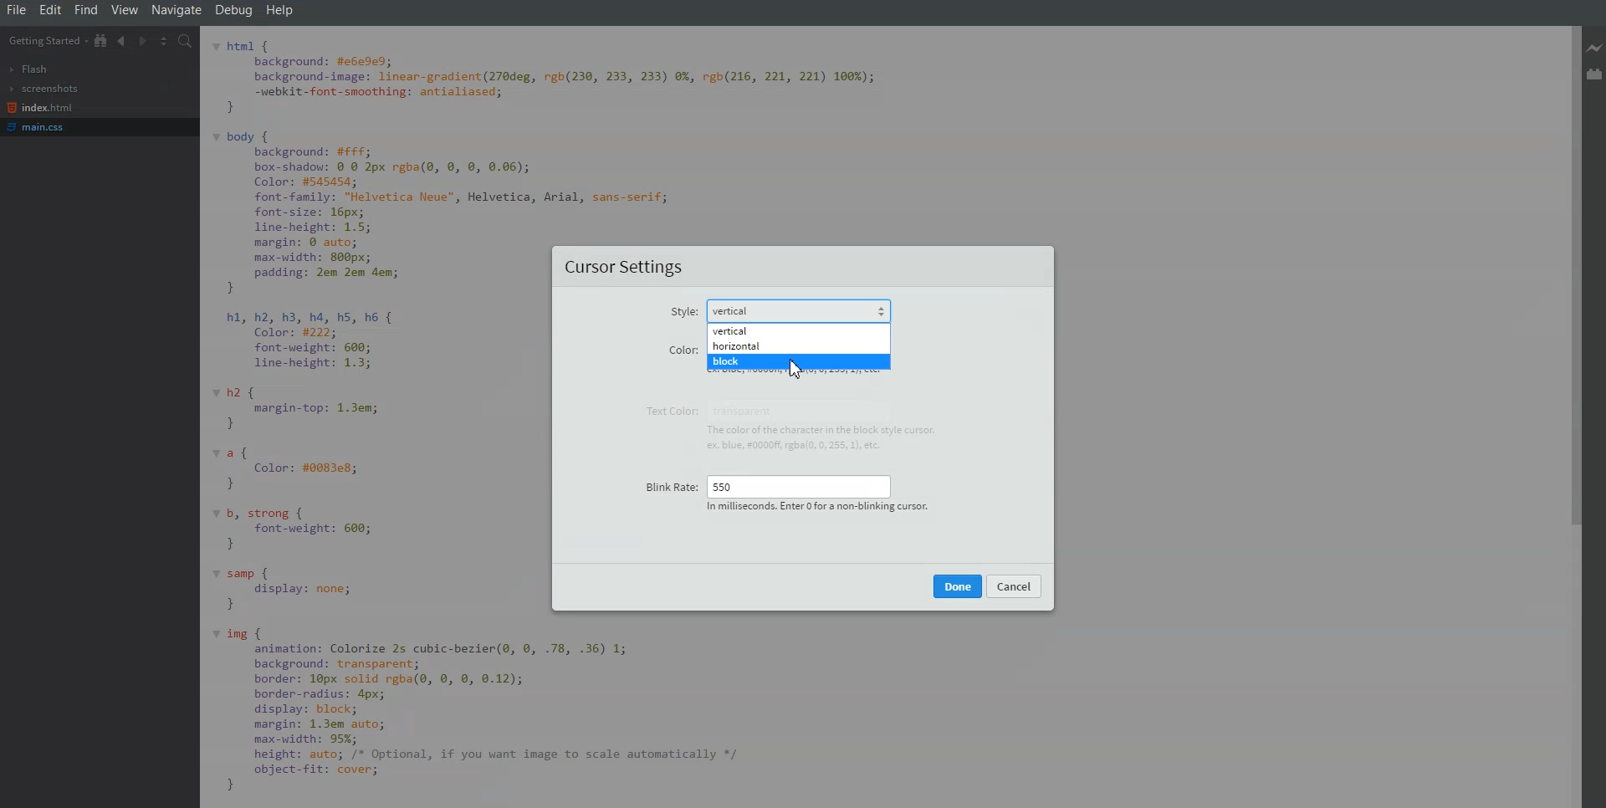 Image resolution: width=1606 pixels, height=808 pixels. I want to click on In milliseconds. Enter 0 for a non-blinking cursor., so click(815, 508).